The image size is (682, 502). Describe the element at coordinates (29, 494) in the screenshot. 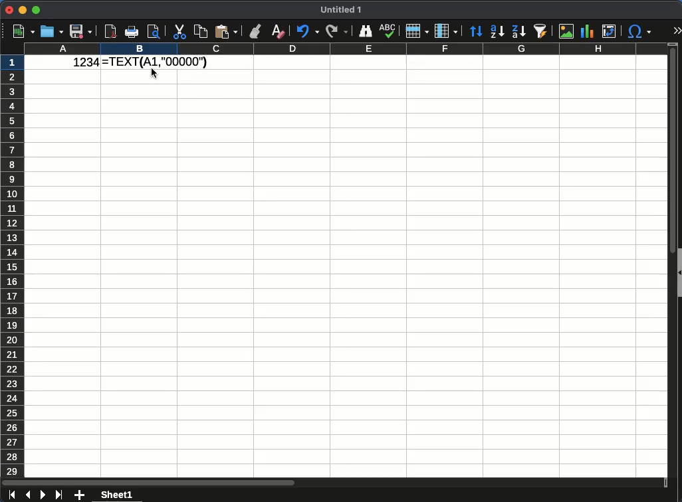

I see `previous sheet` at that location.